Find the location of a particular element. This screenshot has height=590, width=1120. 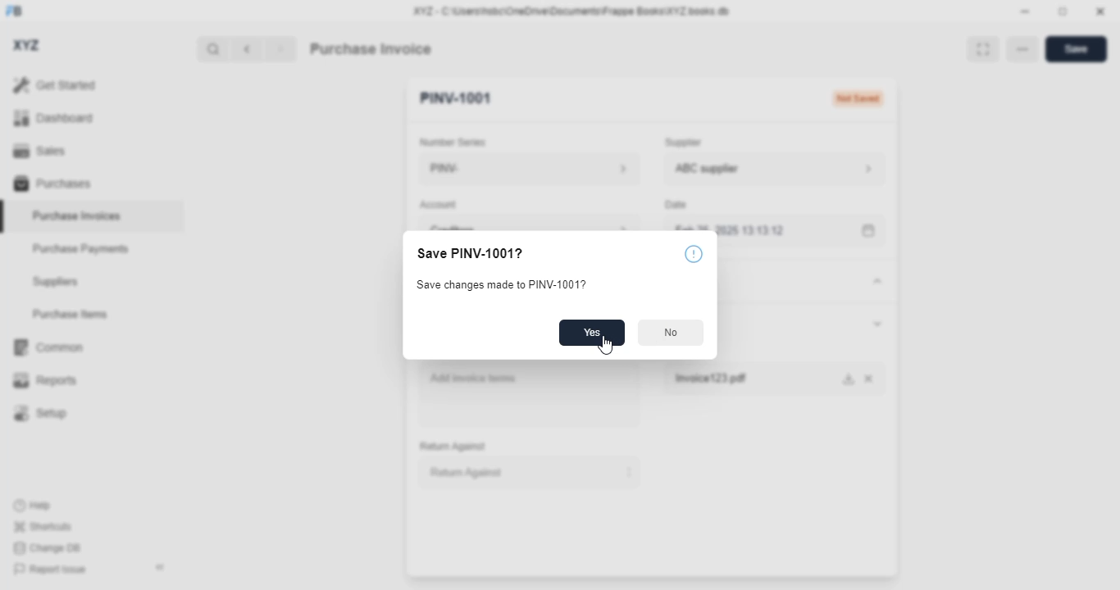

suppliers is located at coordinates (57, 282).